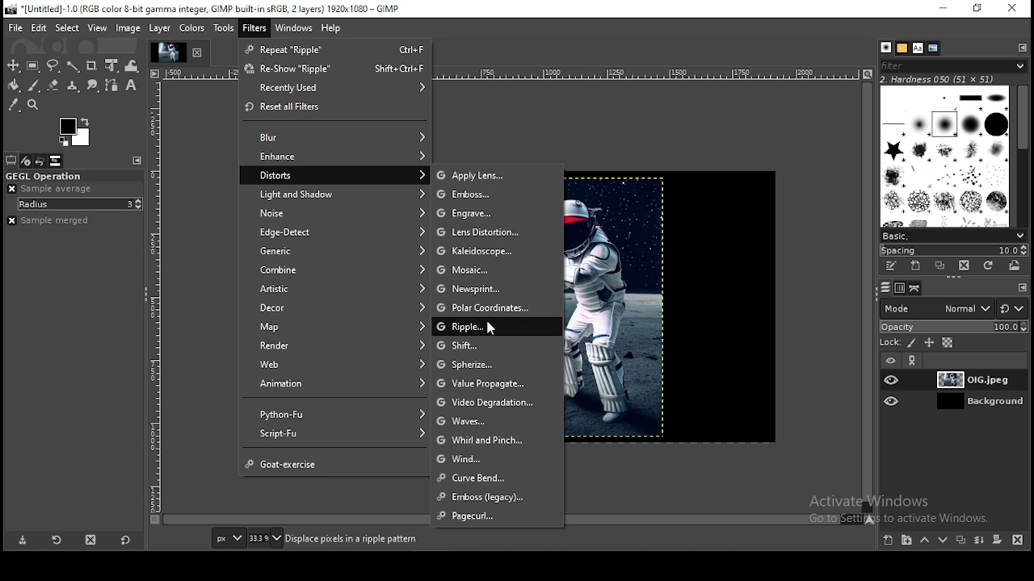  Describe the element at coordinates (74, 66) in the screenshot. I see `` at that location.